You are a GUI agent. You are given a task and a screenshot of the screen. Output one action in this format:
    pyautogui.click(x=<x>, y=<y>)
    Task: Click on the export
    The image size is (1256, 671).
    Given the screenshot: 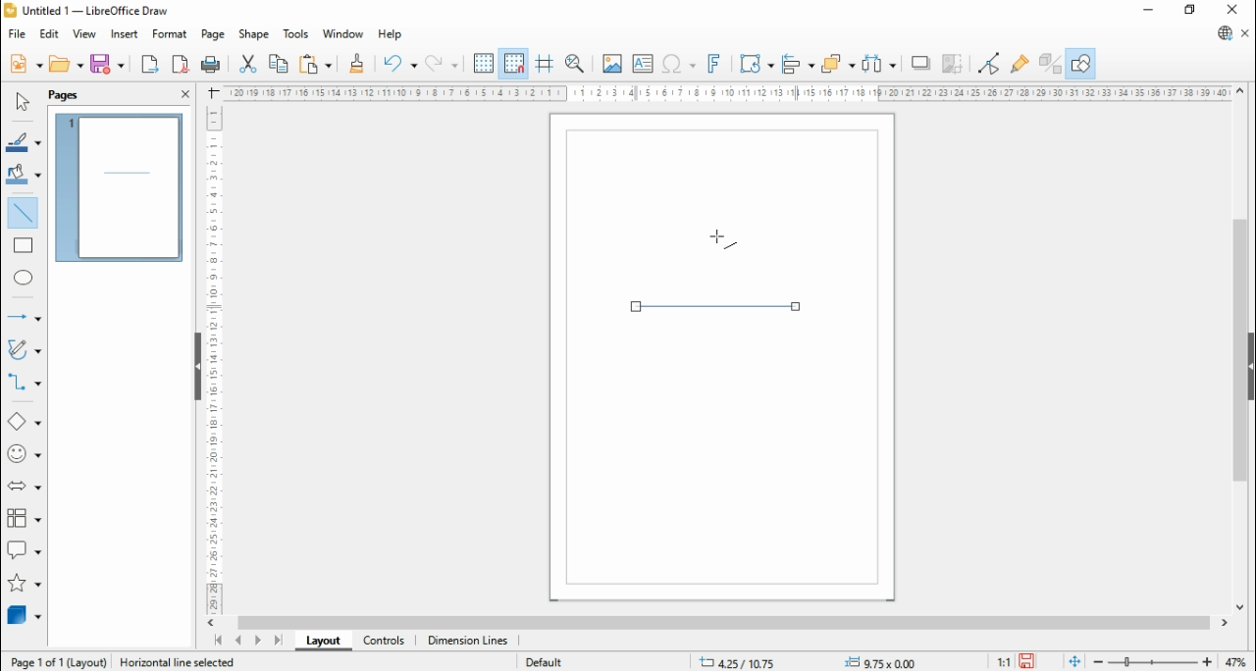 What is the action you would take?
    pyautogui.click(x=149, y=64)
    